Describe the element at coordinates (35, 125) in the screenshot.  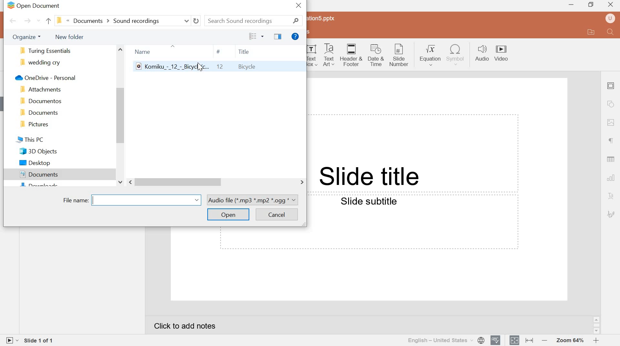
I see `pictures folder` at that location.